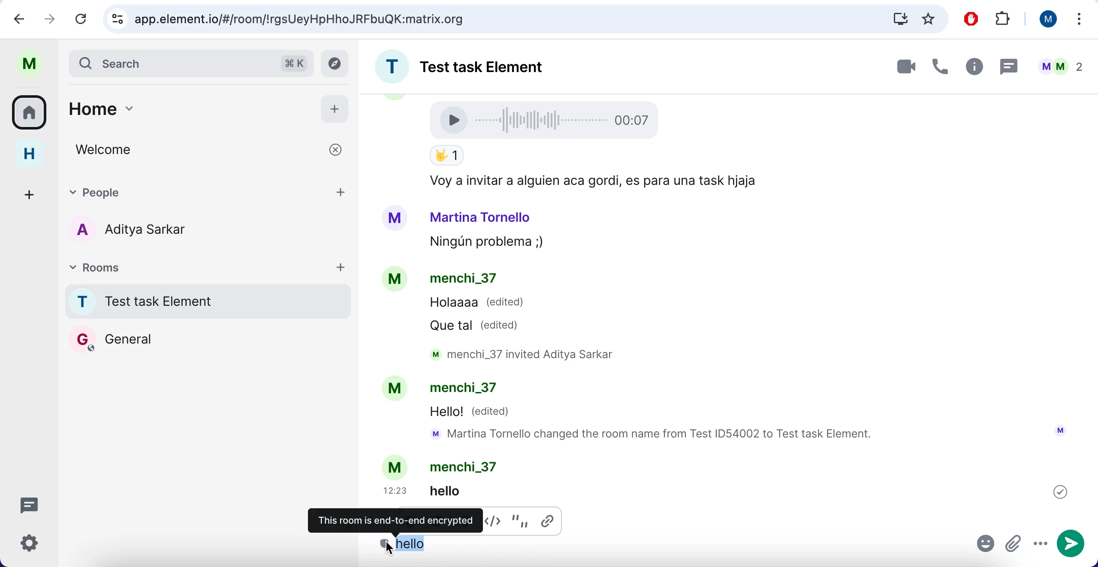  What do you see at coordinates (972, 68) in the screenshot?
I see `room info` at bounding box center [972, 68].